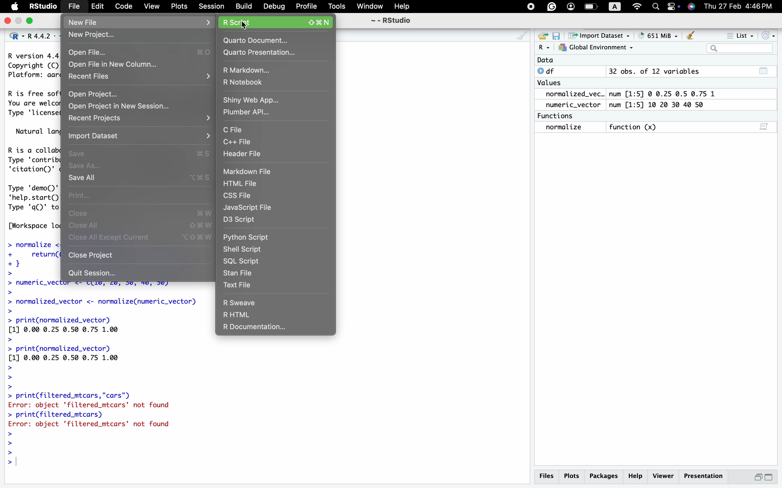  I want to click on Profile, so click(304, 6).